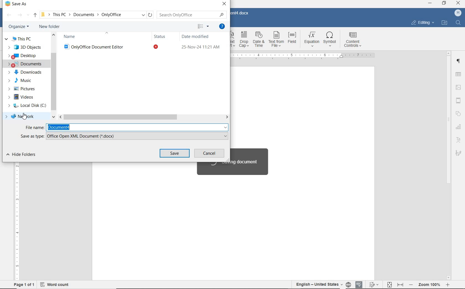  What do you see at coordinates (24, 55) in the screenshot?
I see `DESKTOP` at bounding box center [24, 55].